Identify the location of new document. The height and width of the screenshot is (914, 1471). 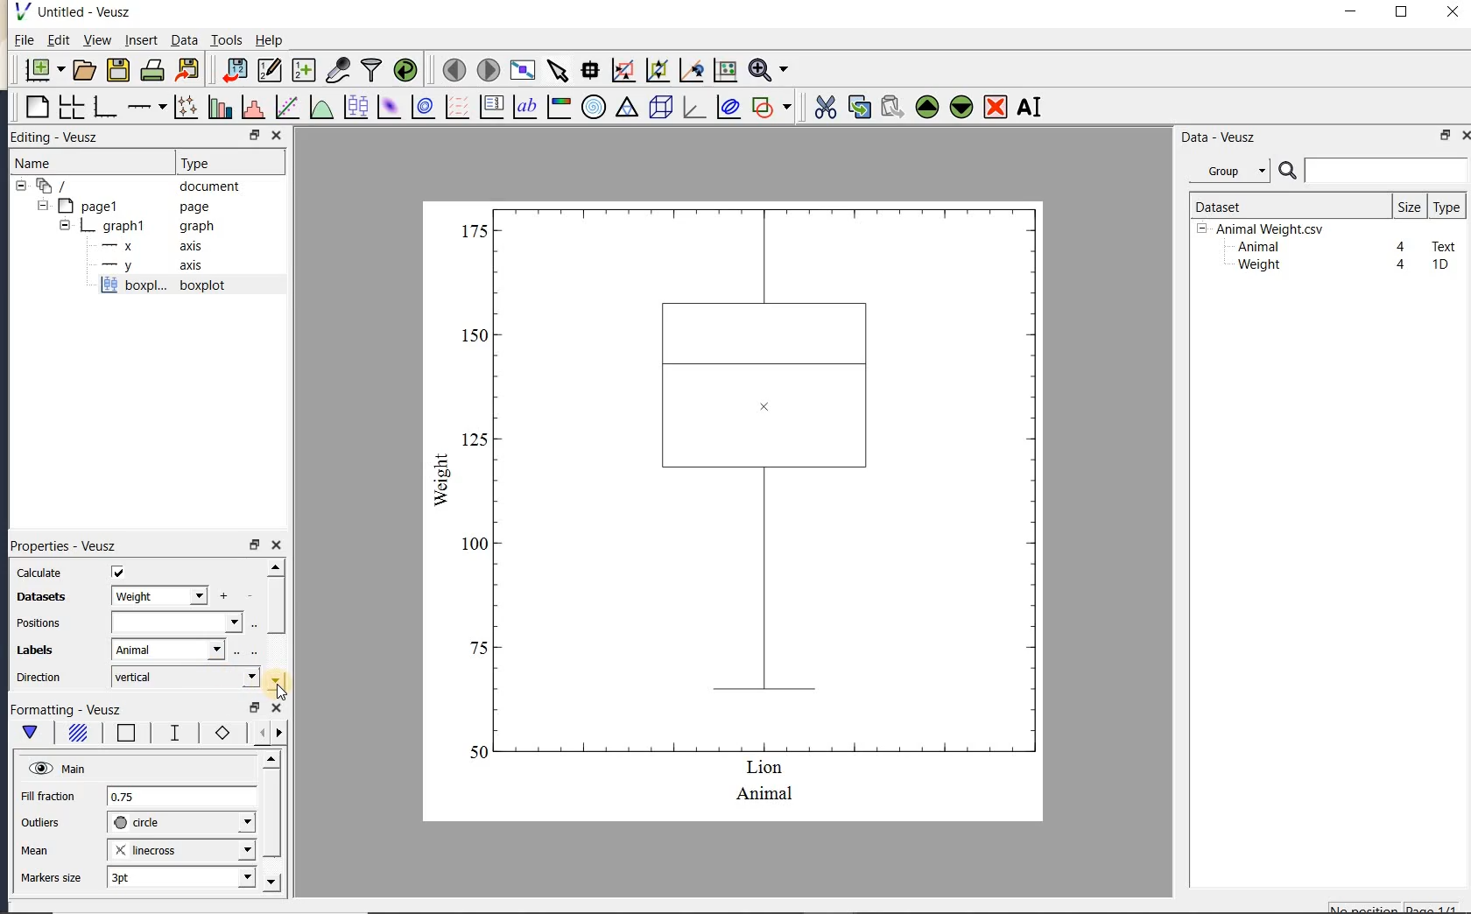
(40, 70).